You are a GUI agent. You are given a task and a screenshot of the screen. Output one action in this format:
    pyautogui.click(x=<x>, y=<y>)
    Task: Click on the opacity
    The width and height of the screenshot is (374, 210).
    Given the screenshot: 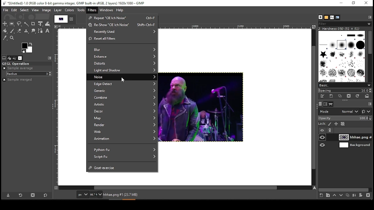 What is the action you would take?
    pyautogui.click(x=344, y=118)
    